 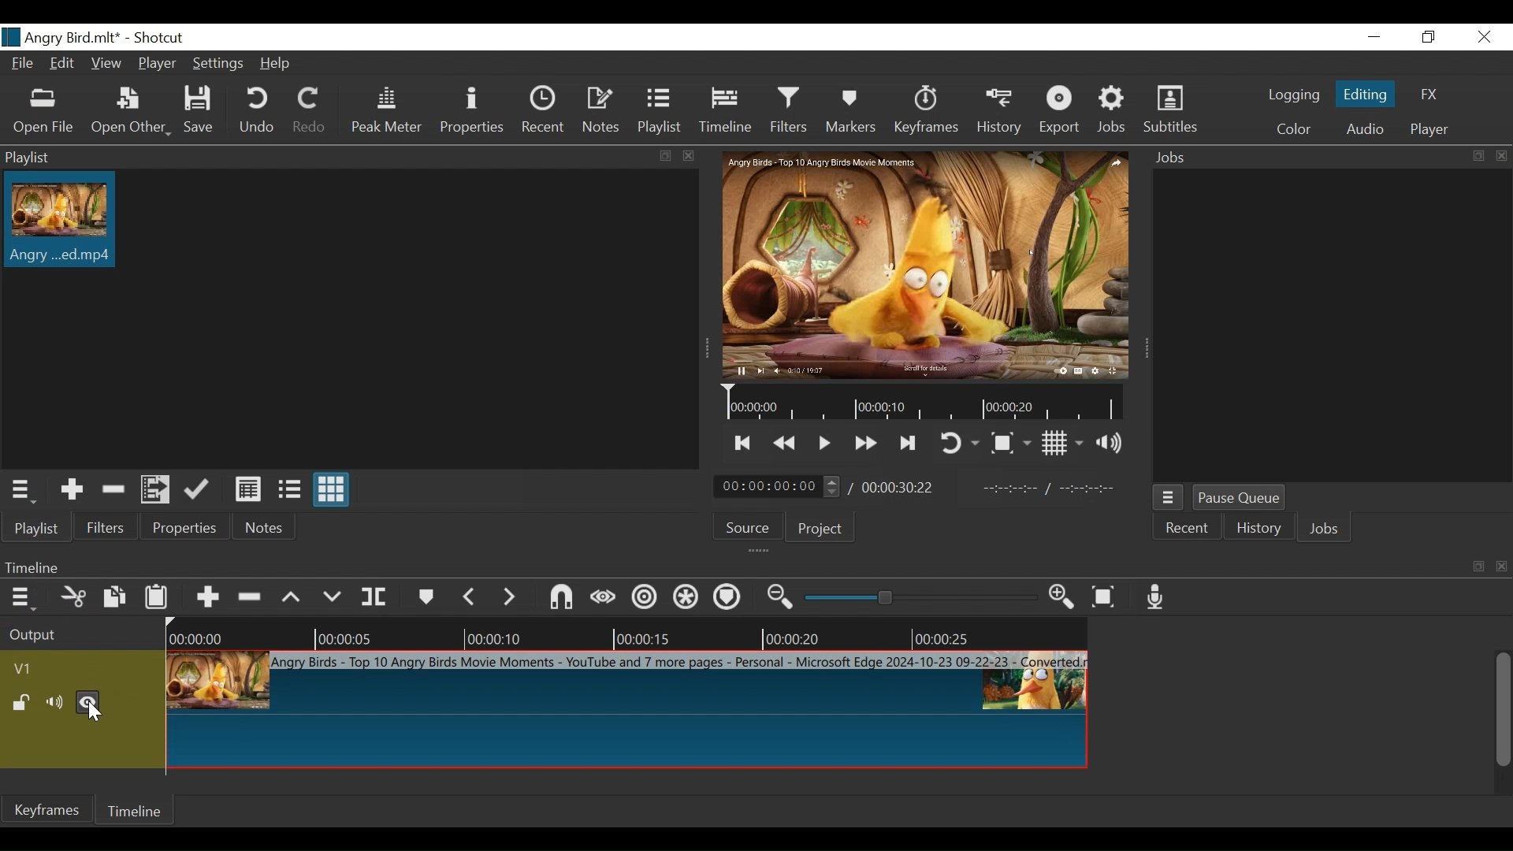 What do you see at coordinates (924, 401) in the screenshot?
I see `Timeline` at bounding box center [924, 401].